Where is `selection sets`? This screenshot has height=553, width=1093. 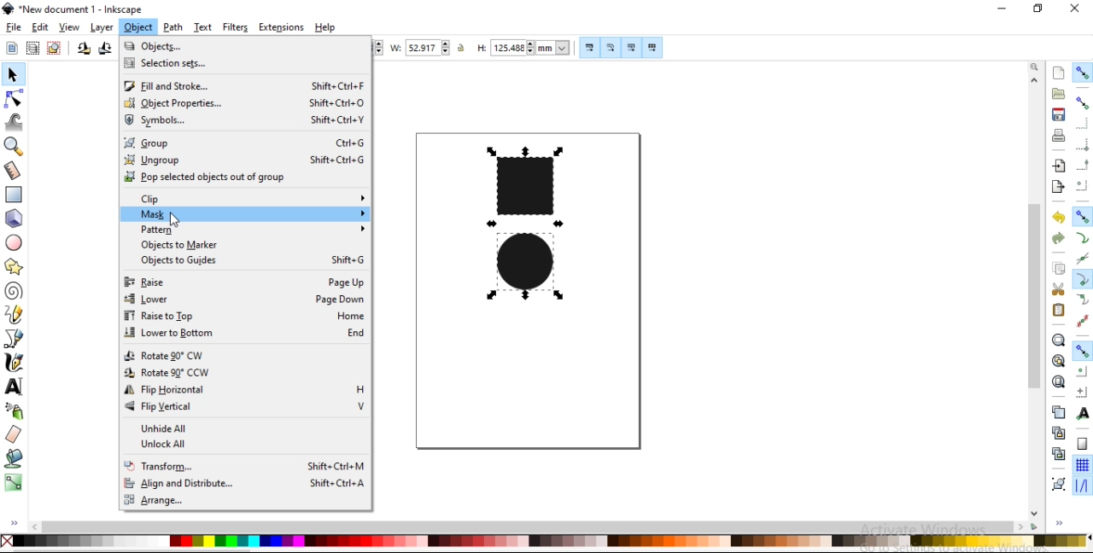
selection sets is located at coordinates (231, 64).